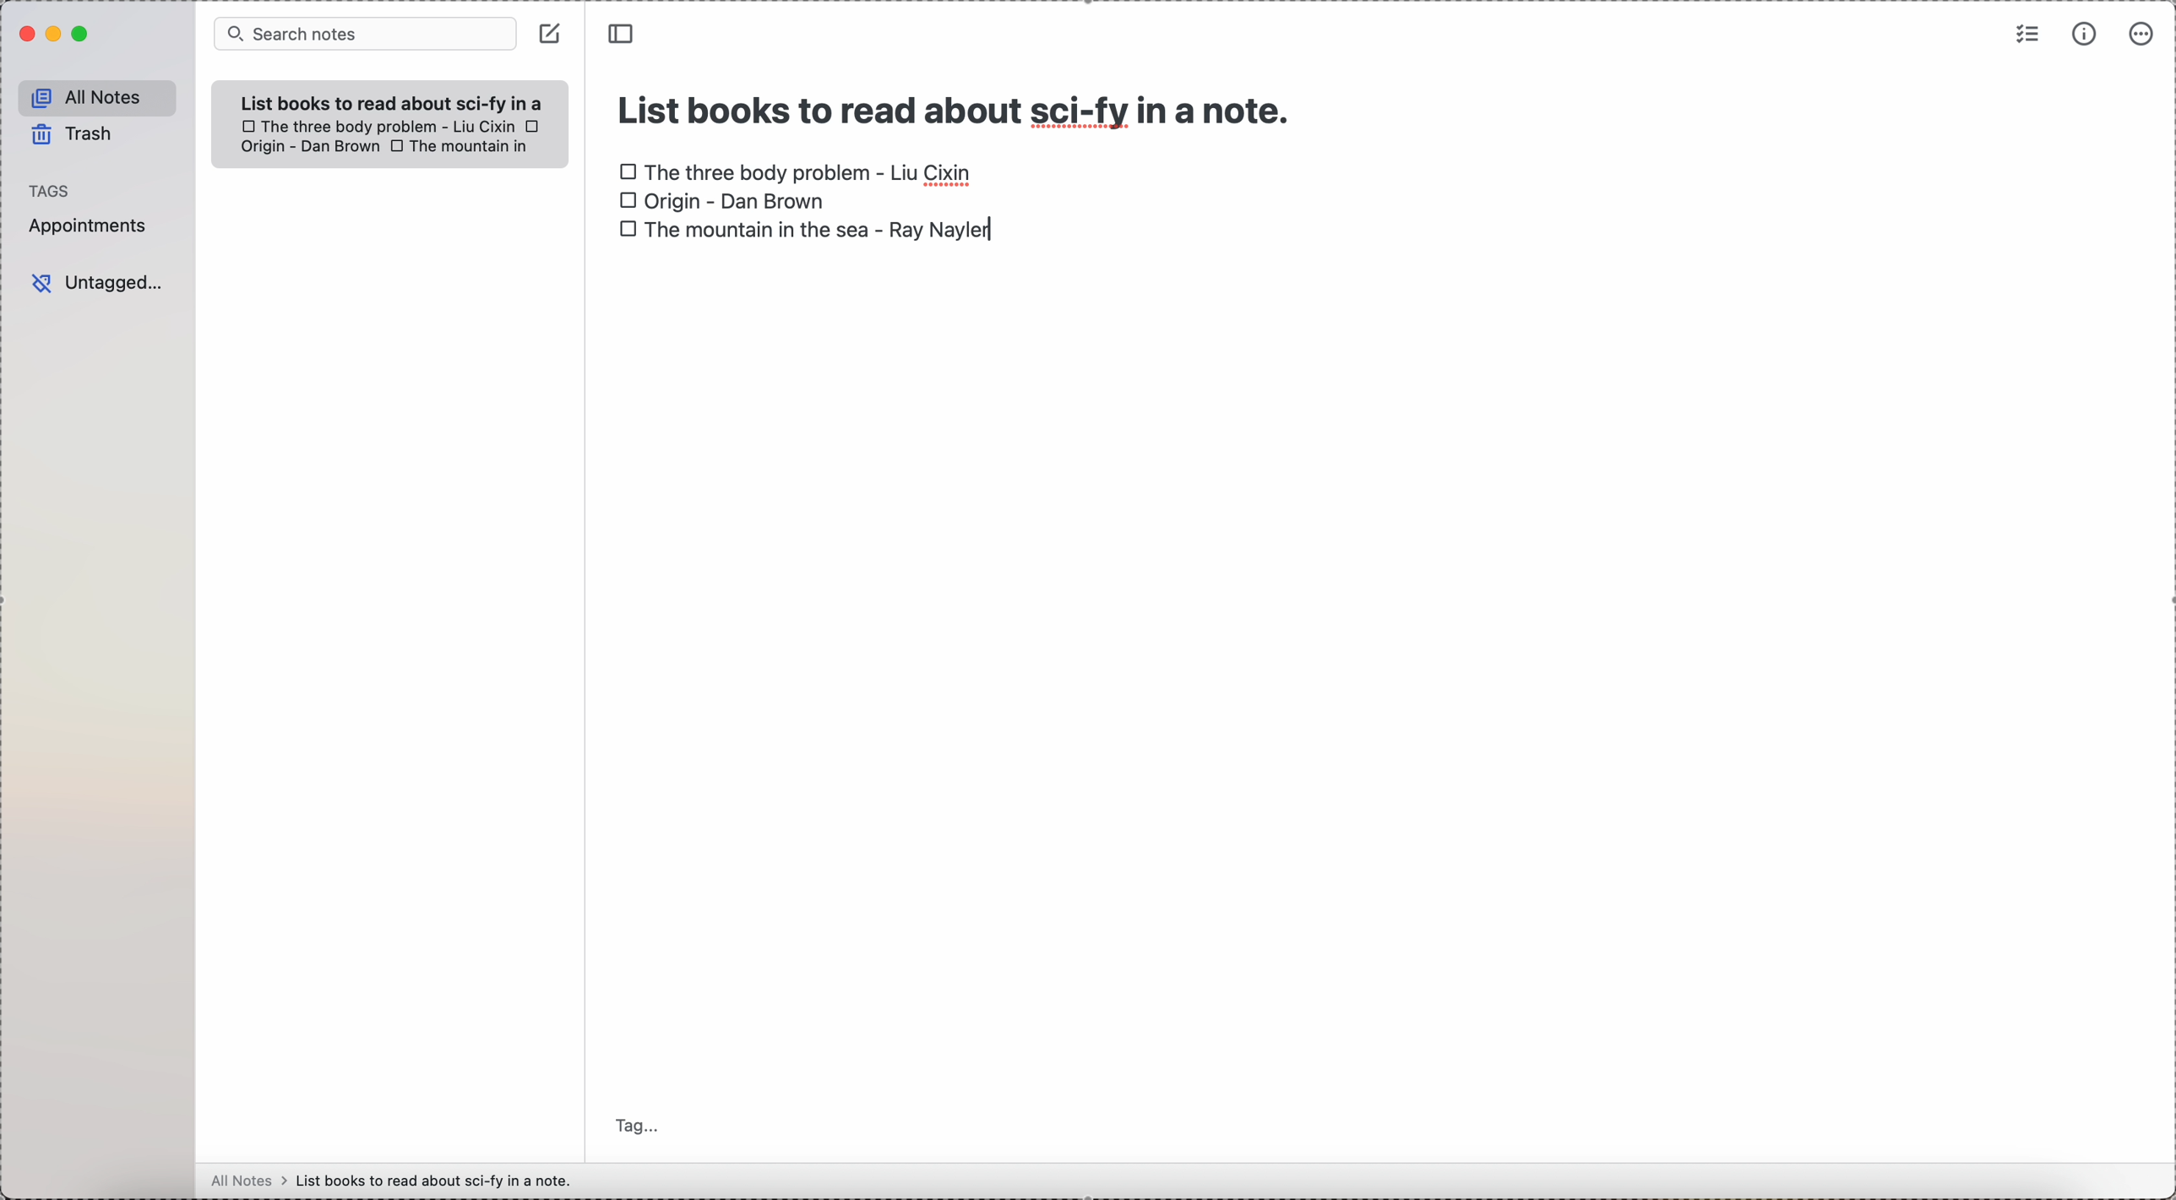 This screenshot has width=2176, height=1200. Describe the element at coordinates (24, 34) in the screenshot. I see `close Simplenote` at that location.